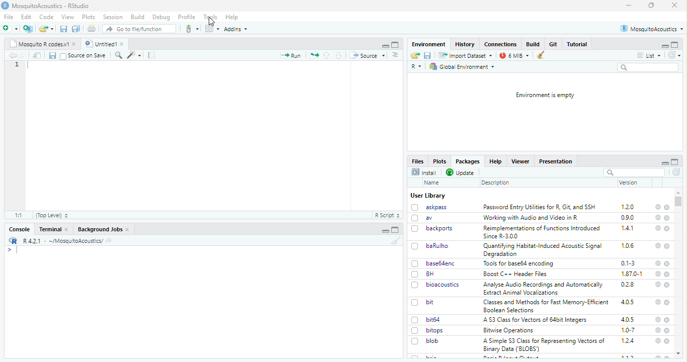 The image size is (687, 362). Describe the element at coordinates (468, 161) in the screenshot. I see `Packages` at that location.